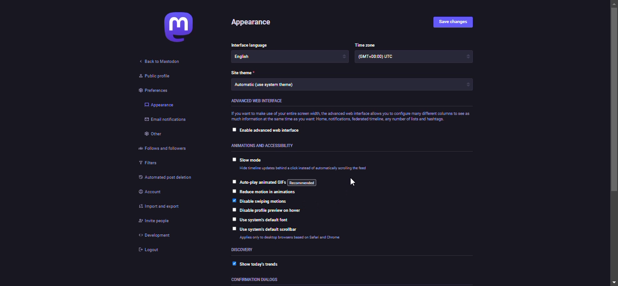  What do you see at coordinates (271, 229) in the screenshot?
I see `use system's default scrollbar` at bounding box center [271, 229].